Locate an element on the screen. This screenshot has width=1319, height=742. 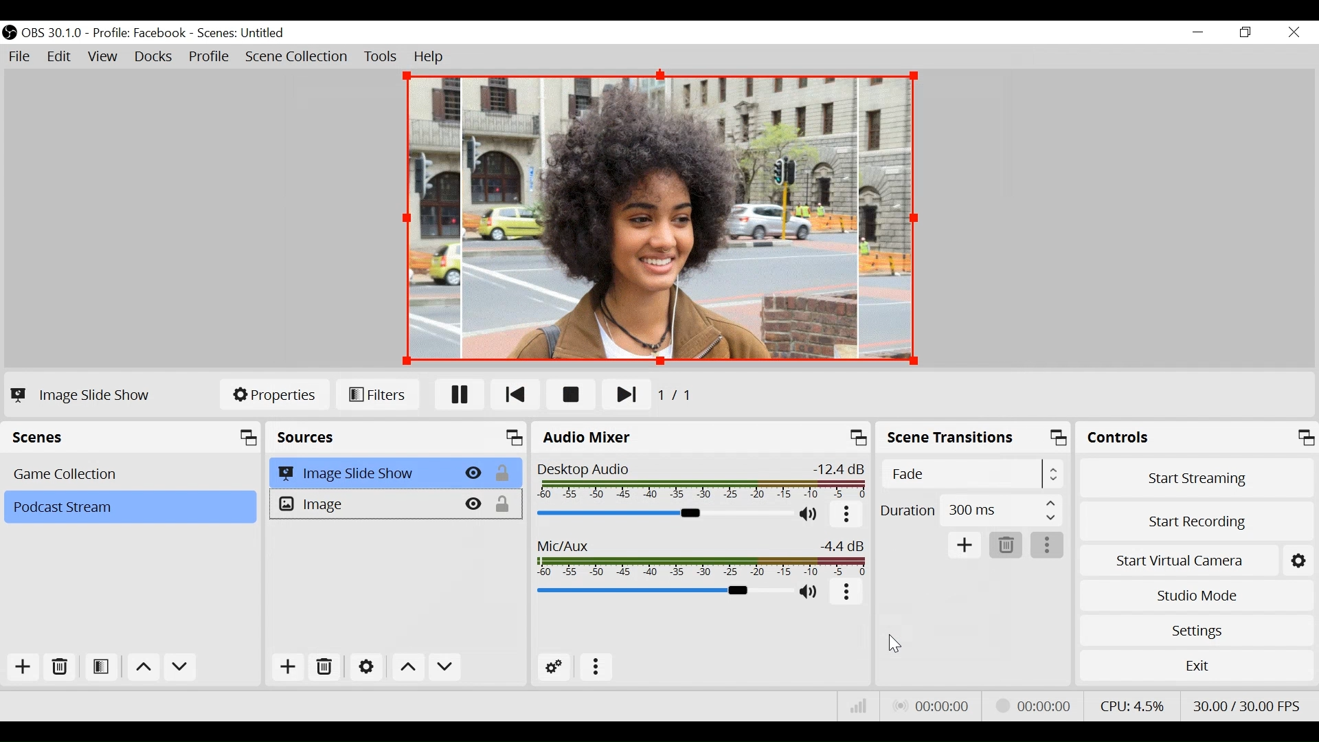
minimize is located at coordinates (1201, 32).